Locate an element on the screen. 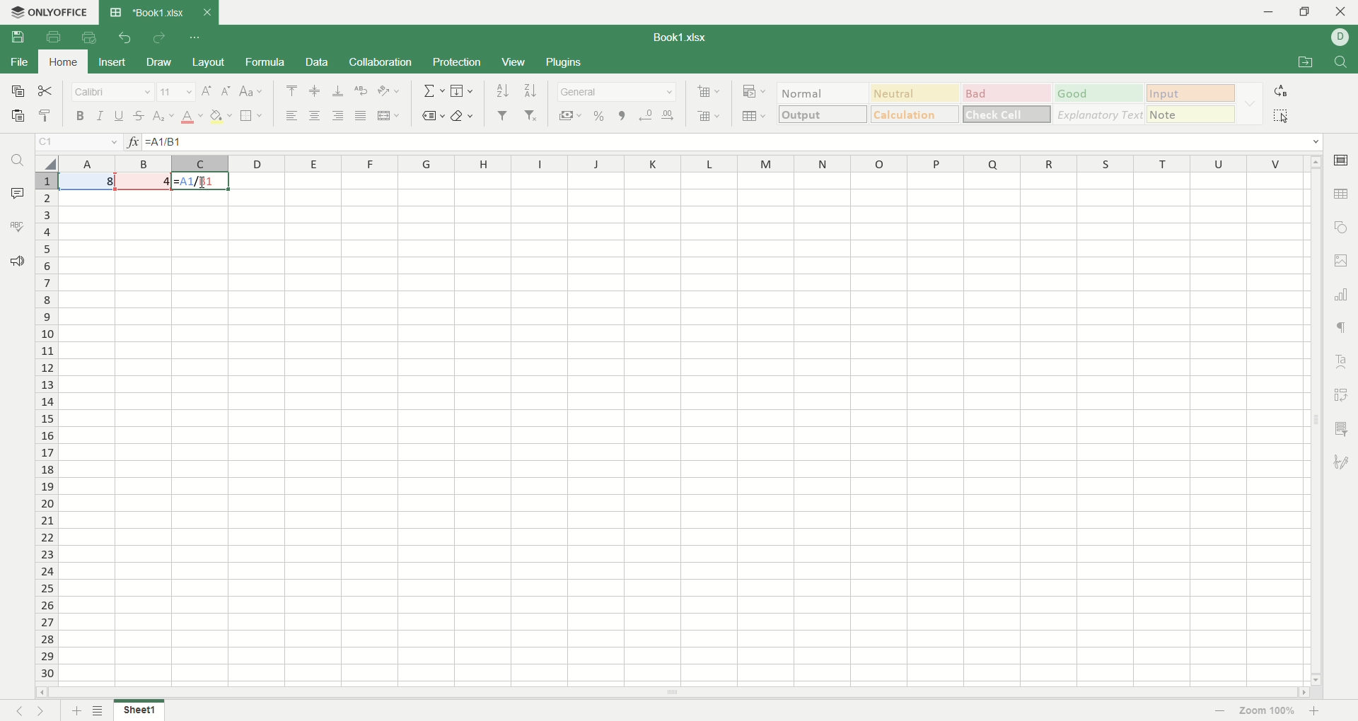 The width and height of the screenshot is (1358, 721). onlyoffice is located at coordinates (47, 12).